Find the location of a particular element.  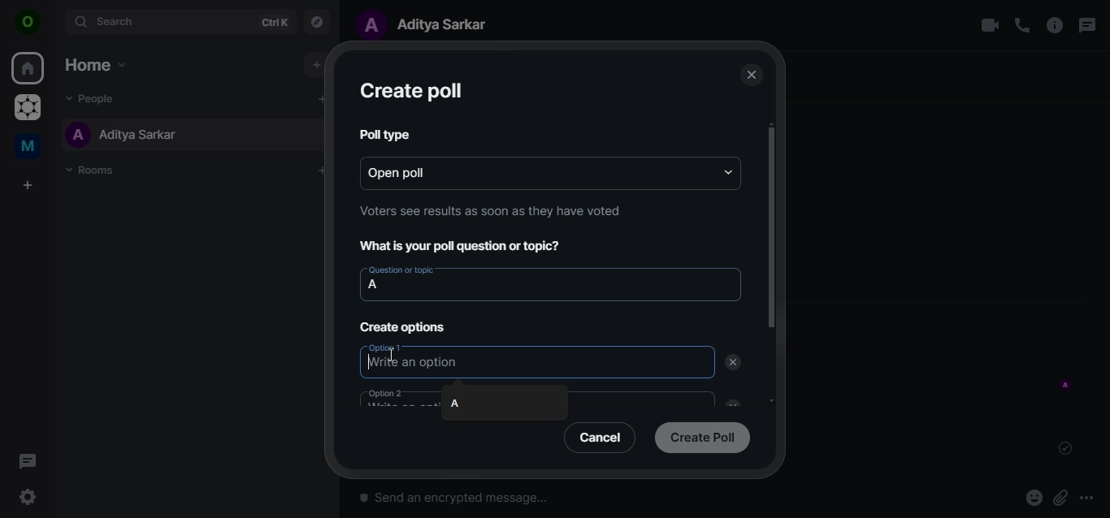

Option 1 is located at coordinates (388, 347).